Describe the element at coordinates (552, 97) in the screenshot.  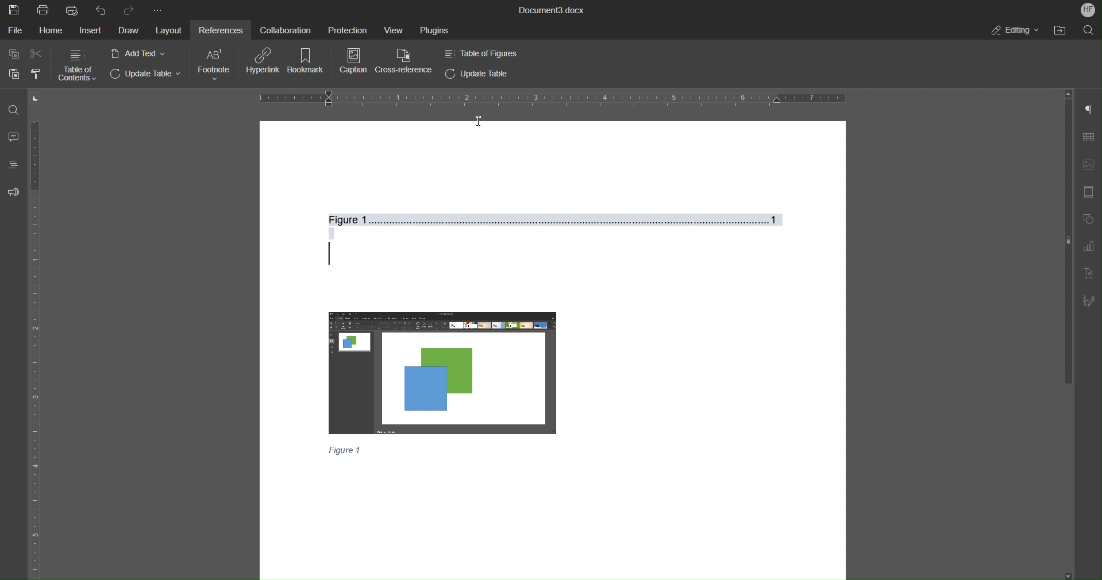
I see `Horizontal Ruler` at that location.